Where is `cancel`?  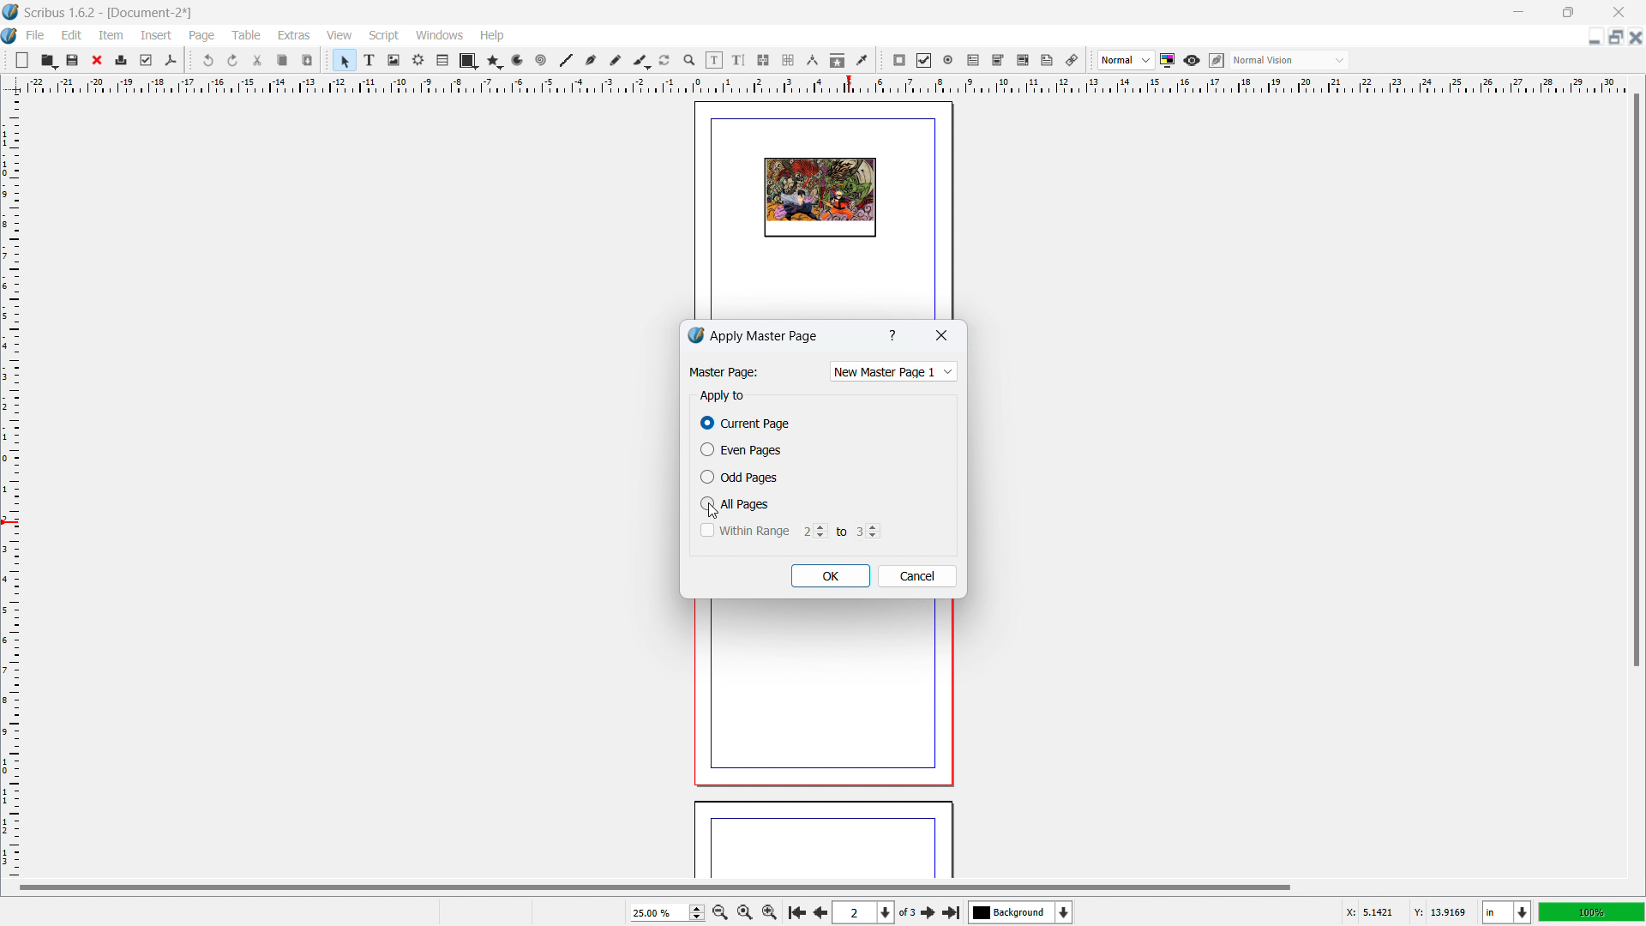
cancel is located at coordinates (917, 576).